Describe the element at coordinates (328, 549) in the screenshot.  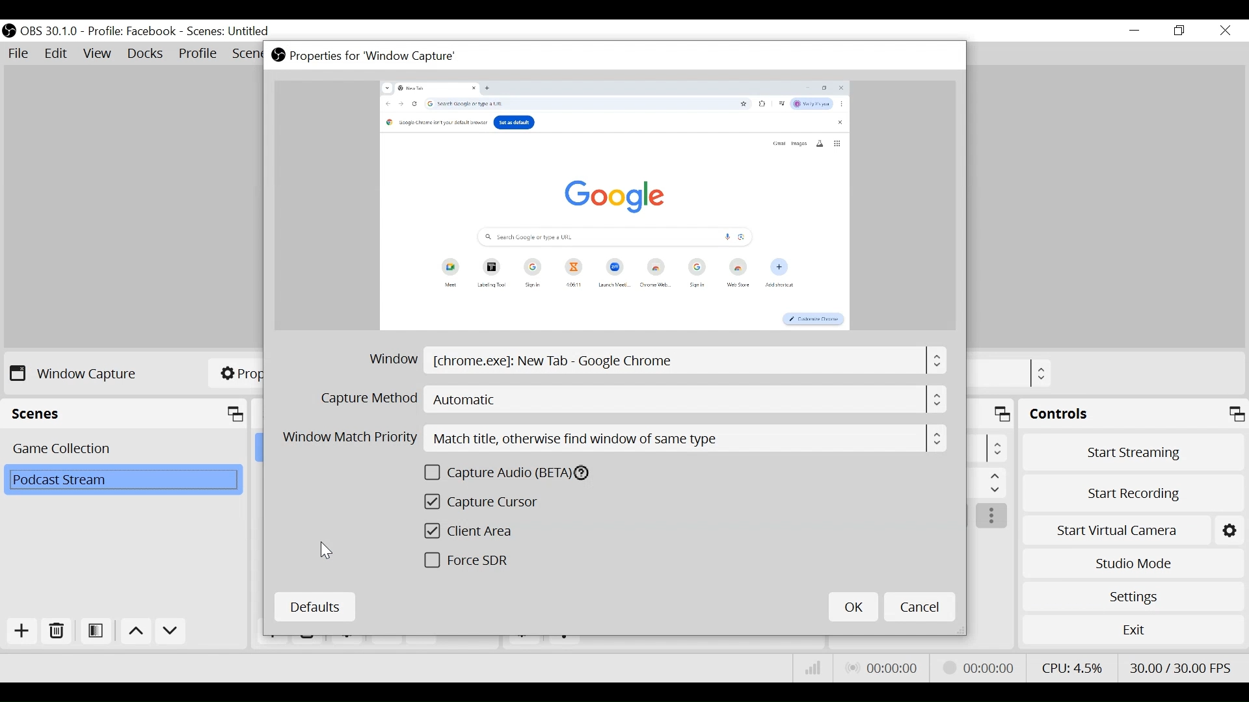
I see `cursor` at that location.